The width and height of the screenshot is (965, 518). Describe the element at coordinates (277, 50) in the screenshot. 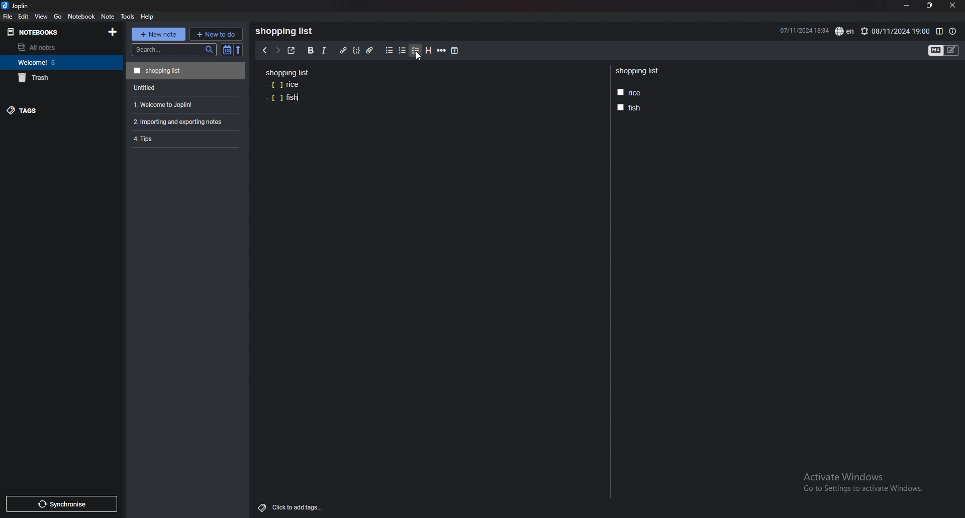

I see `next` at that location.